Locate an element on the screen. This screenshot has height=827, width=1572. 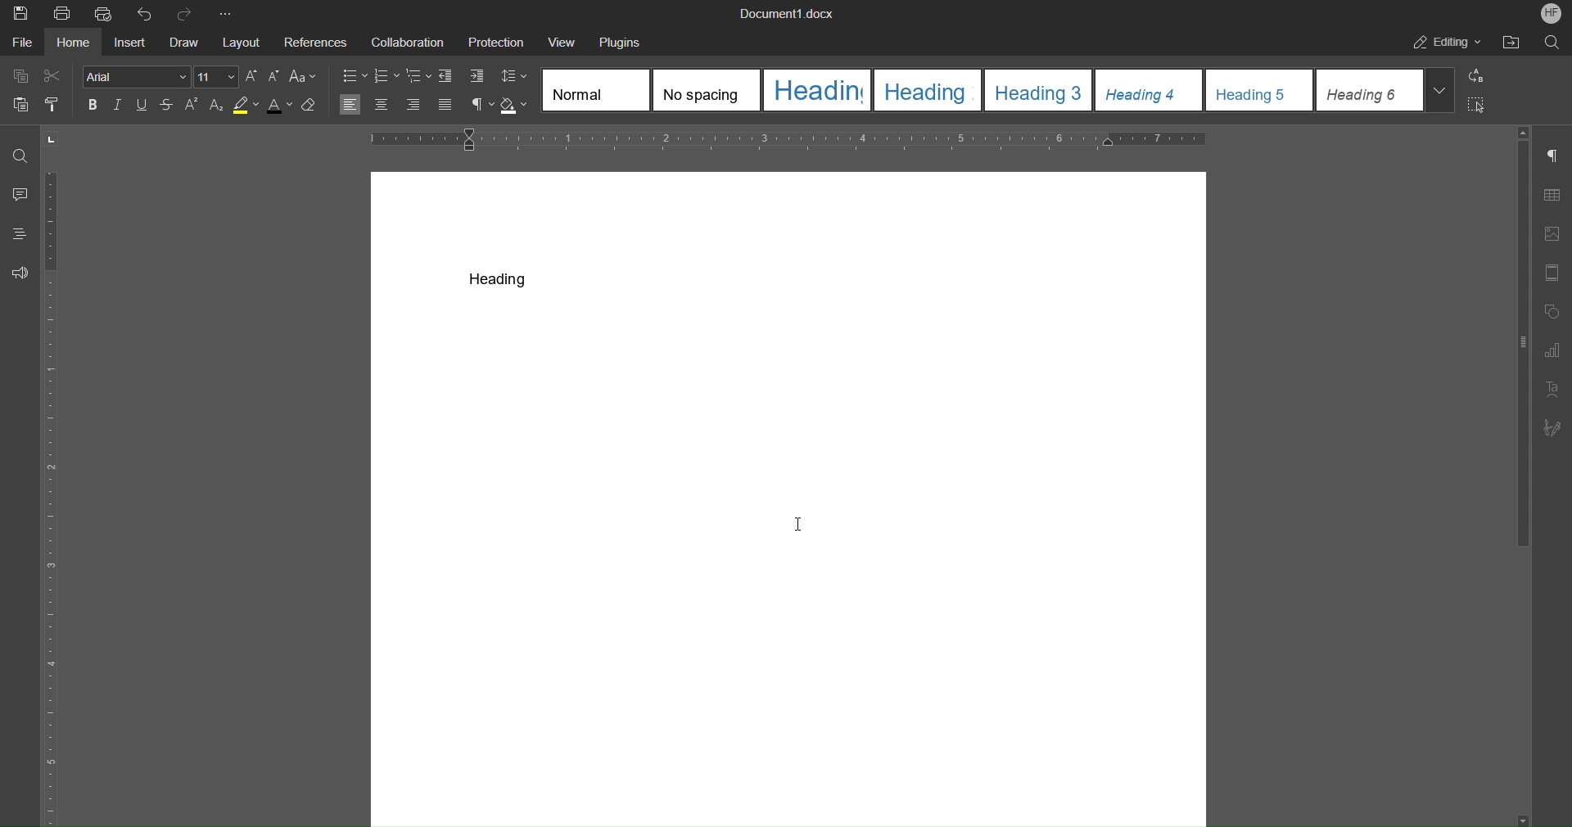
Bullet List is located at coordinates (353, 75).